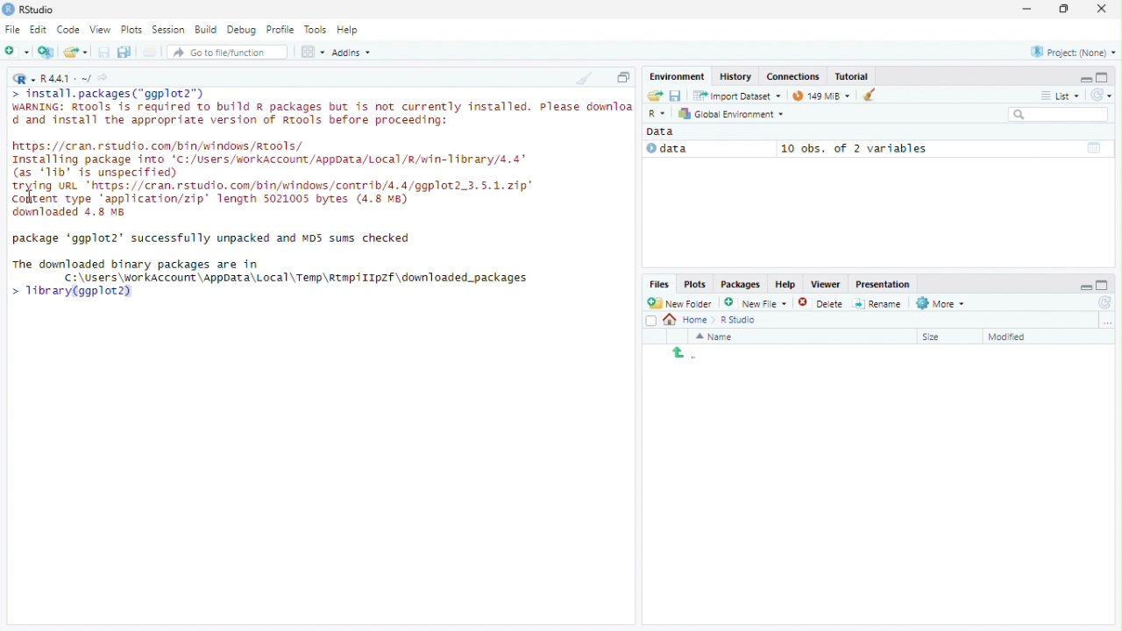 This screenshot has width=1122, height=631. What do you see at coordinates (756, 302) in the screenshot?
I see `Create new file` at bounding box center [756, 302].